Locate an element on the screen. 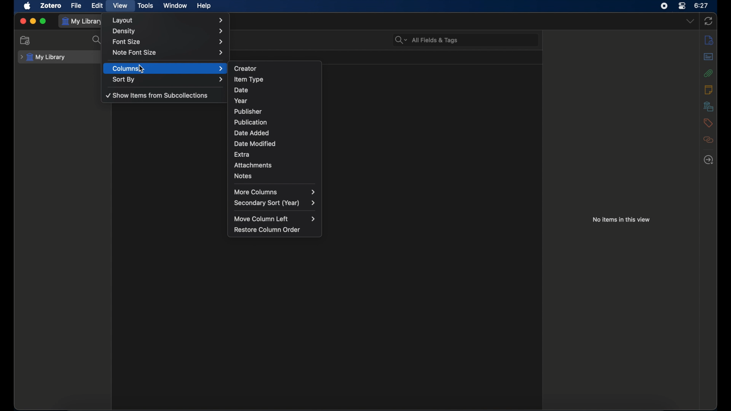 This screenshot has height=411, width=731. locate is located at coordinates (709, 159).